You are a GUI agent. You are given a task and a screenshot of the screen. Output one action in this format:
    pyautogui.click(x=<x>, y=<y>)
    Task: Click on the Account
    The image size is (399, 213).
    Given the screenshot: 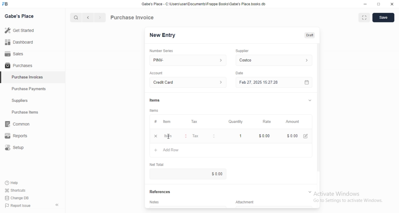 What is the action you would take?
    pyautogui.click(x=156, y=73)
    